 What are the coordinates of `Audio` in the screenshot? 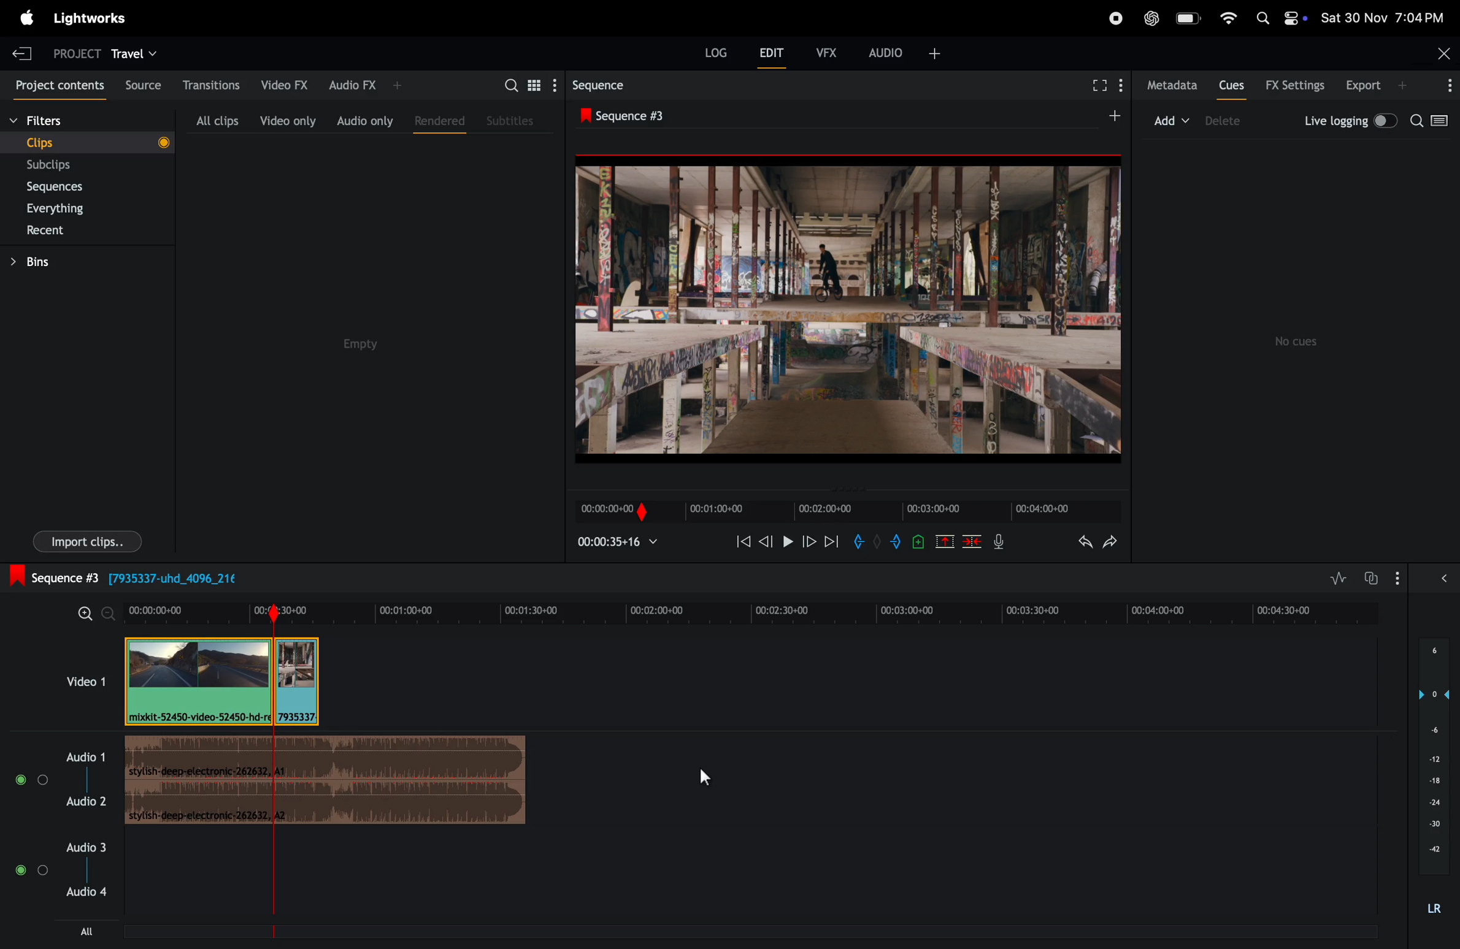 It's located at (1444, 582).